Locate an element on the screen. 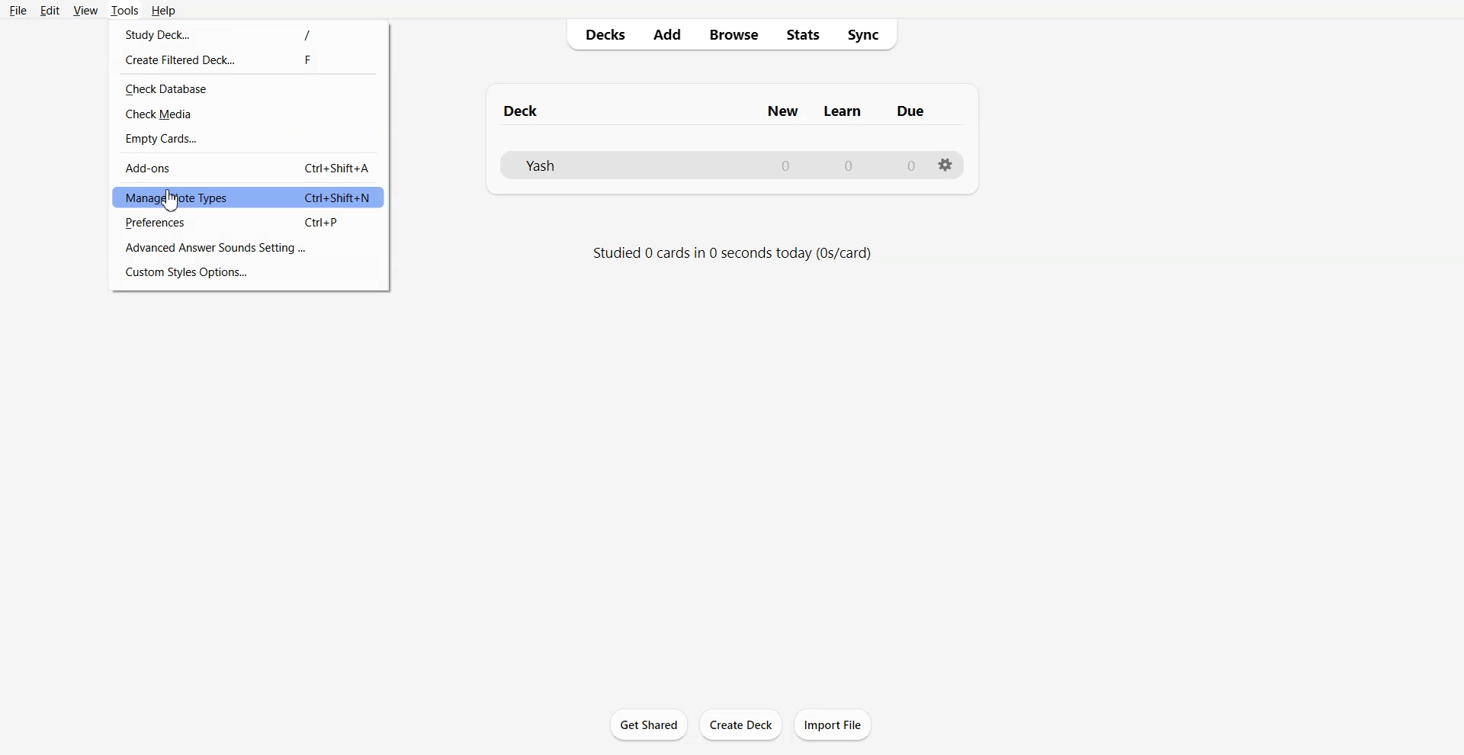 The width and height of the screenshot is (1464, 755). Advance Answer Sounds Settings is located at coordinates (244, 247).